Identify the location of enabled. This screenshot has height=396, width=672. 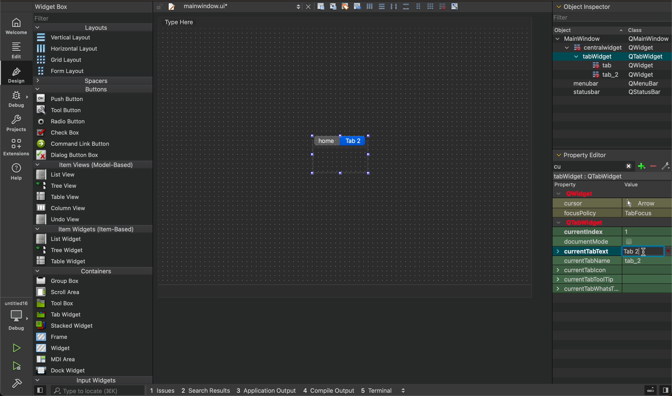
(611, 222).